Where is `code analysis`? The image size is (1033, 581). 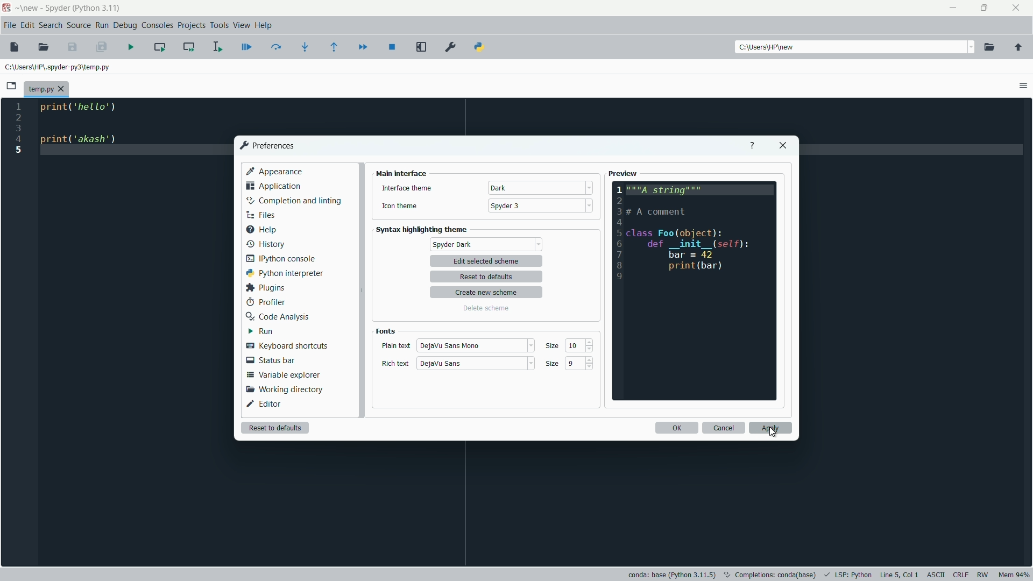 code analysis is located at coordinates (276, 316).